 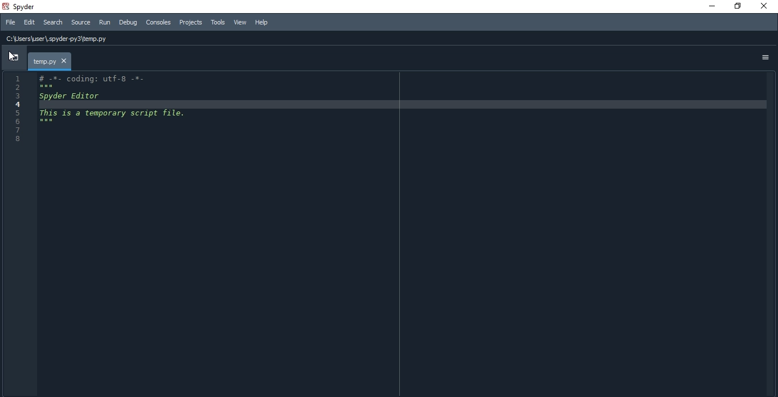 What do you see at coordinates (31, 104) in the screenshot?
I see `4` at bounding box center [31, 104].